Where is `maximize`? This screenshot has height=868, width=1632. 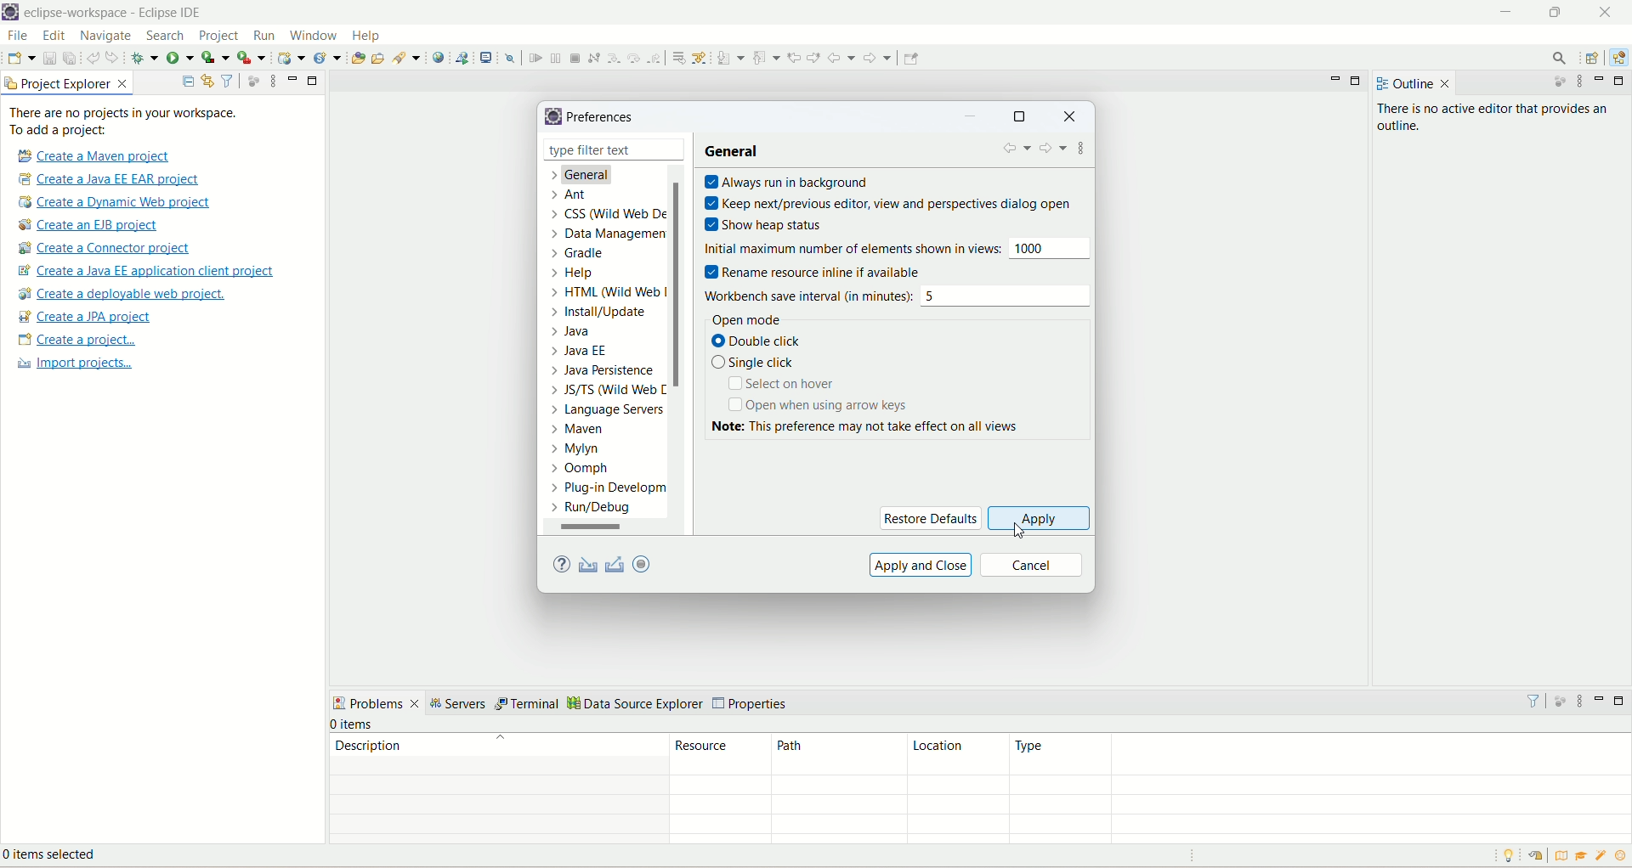
maximize is located at coordinates (1620, 81).